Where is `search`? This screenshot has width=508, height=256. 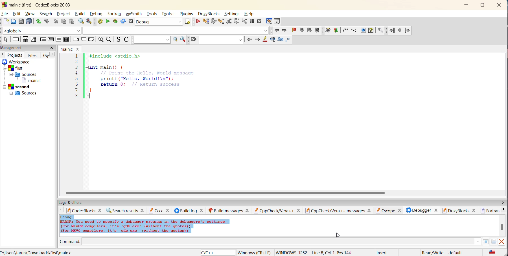 search is located at coordinates (47, 14).